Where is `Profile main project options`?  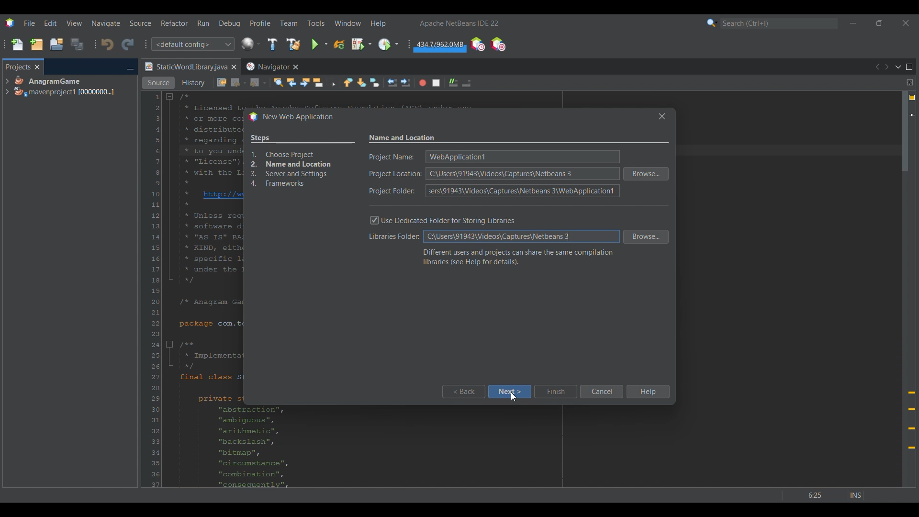 Profile main project options is located at coordinates (388, 45).